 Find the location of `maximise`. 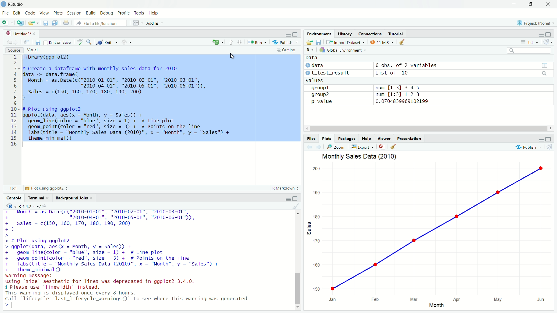

maximise is located at coordinates (549, 34).